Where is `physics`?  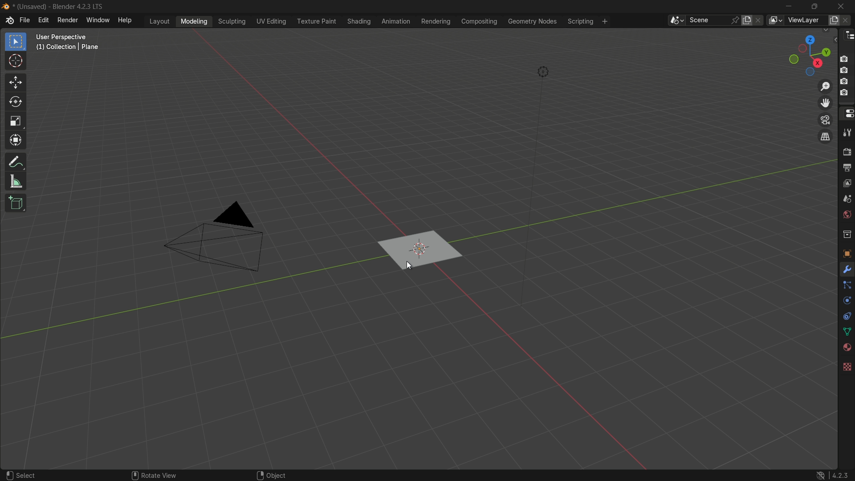
physics is located at coordinates (846, 302).